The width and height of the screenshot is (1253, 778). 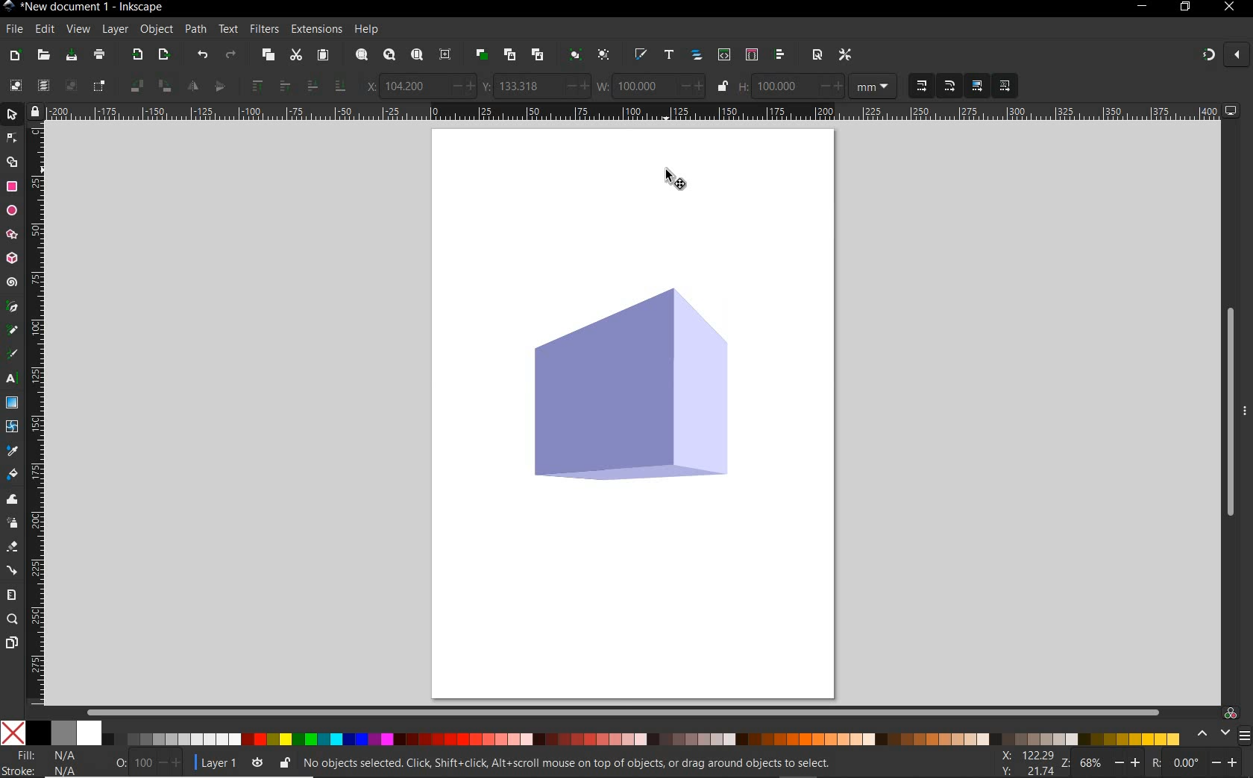 I want to click on computer icon, so click(x=1233, y=111).